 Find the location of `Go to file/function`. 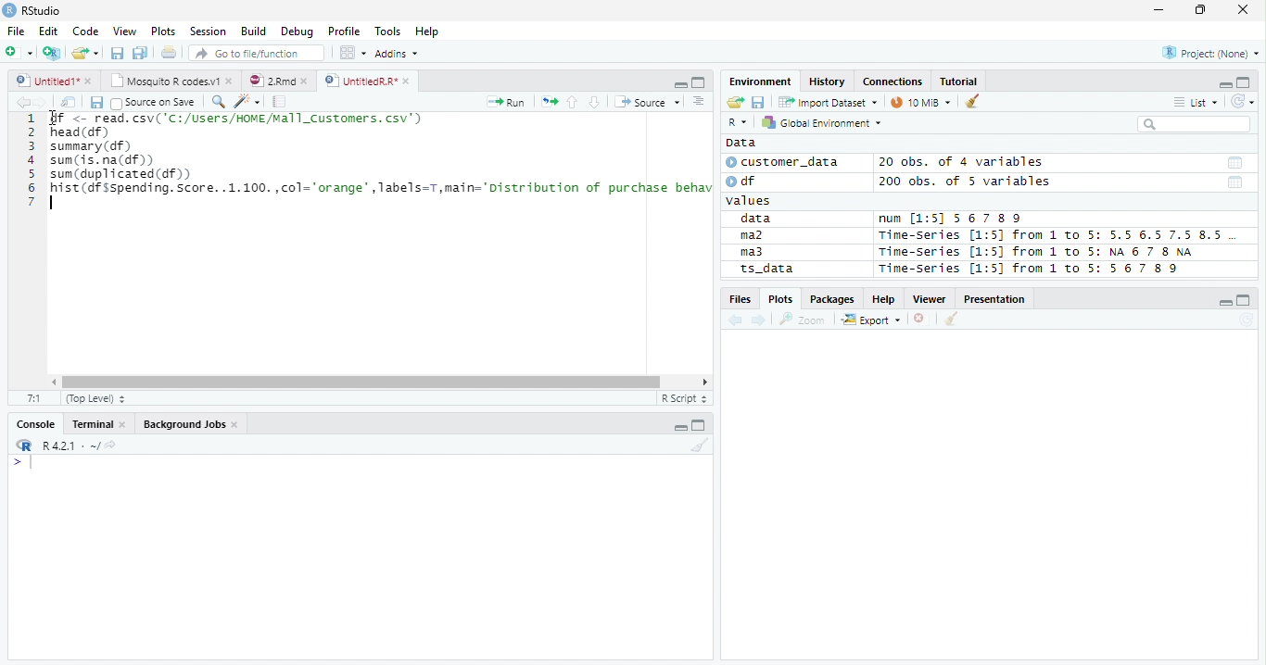

Go to file/function is located at coordinates (254, 54).